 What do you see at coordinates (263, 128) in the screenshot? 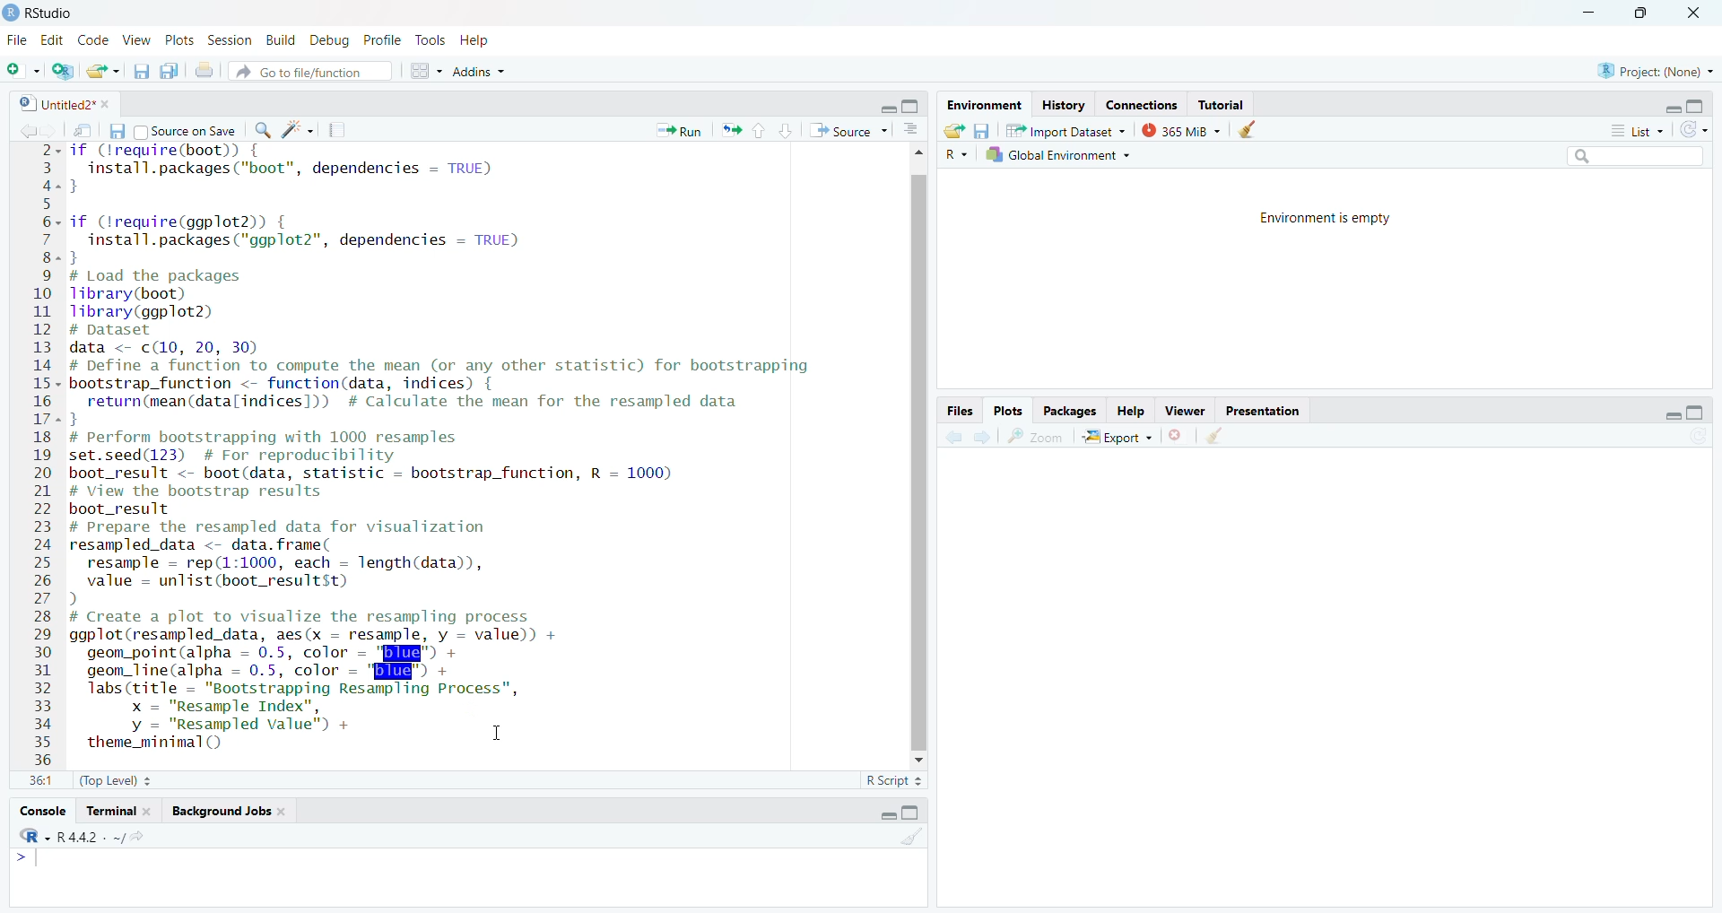
I see `find/replace` at bounding box center [263, 128].